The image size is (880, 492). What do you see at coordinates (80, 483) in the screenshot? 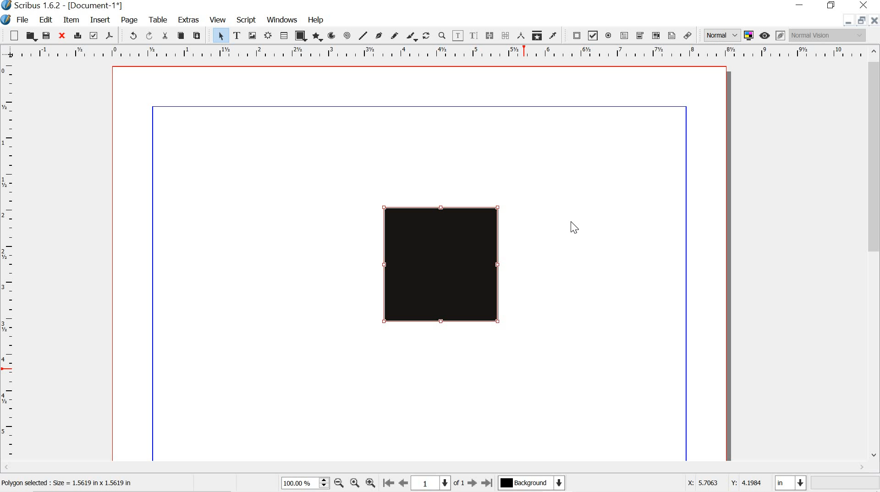
I see `polygon selected : size = 1.5619 in x 5619 in` at bounding box center [80, 483].